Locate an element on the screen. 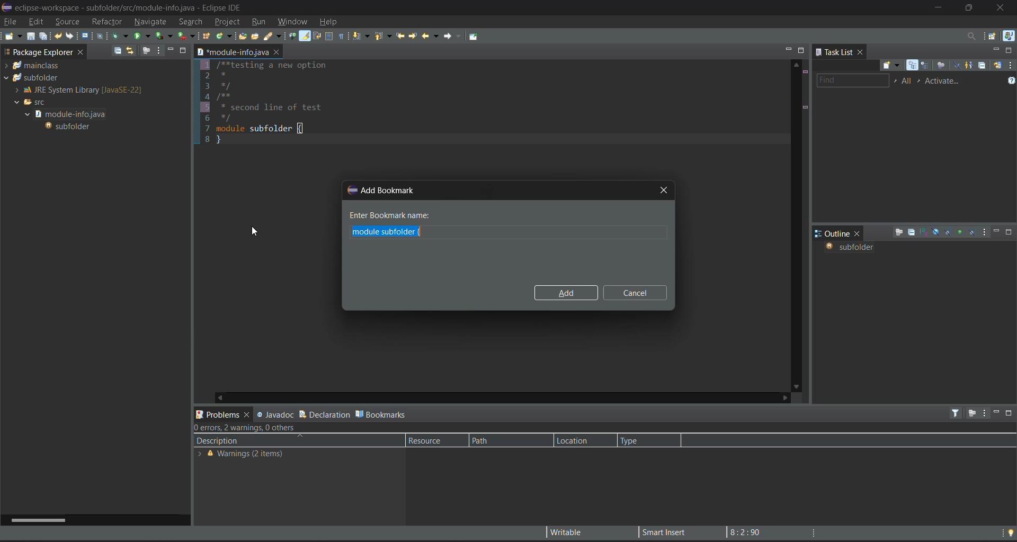 The width and height of the screenshot is (1017, 542). run last tool is located at coordinates (186, 37).